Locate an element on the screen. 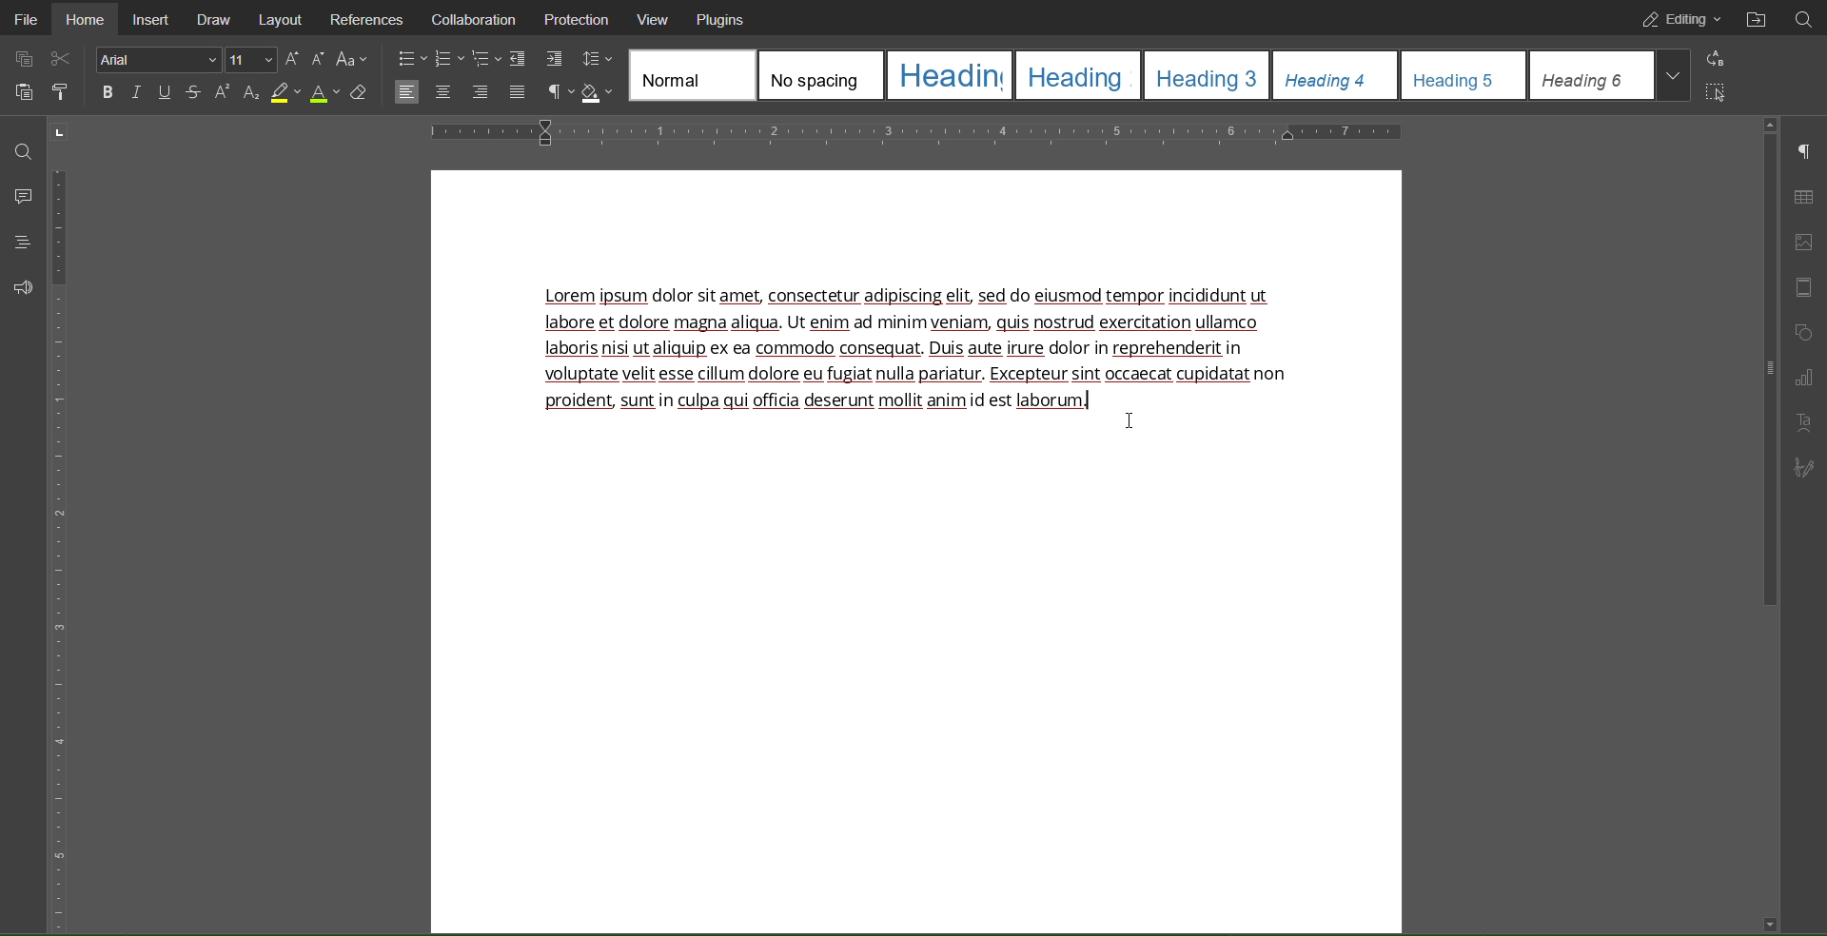 The height and width of the screenshot is (936, 1827). Image Settings is located at coordinates (1802, 243).